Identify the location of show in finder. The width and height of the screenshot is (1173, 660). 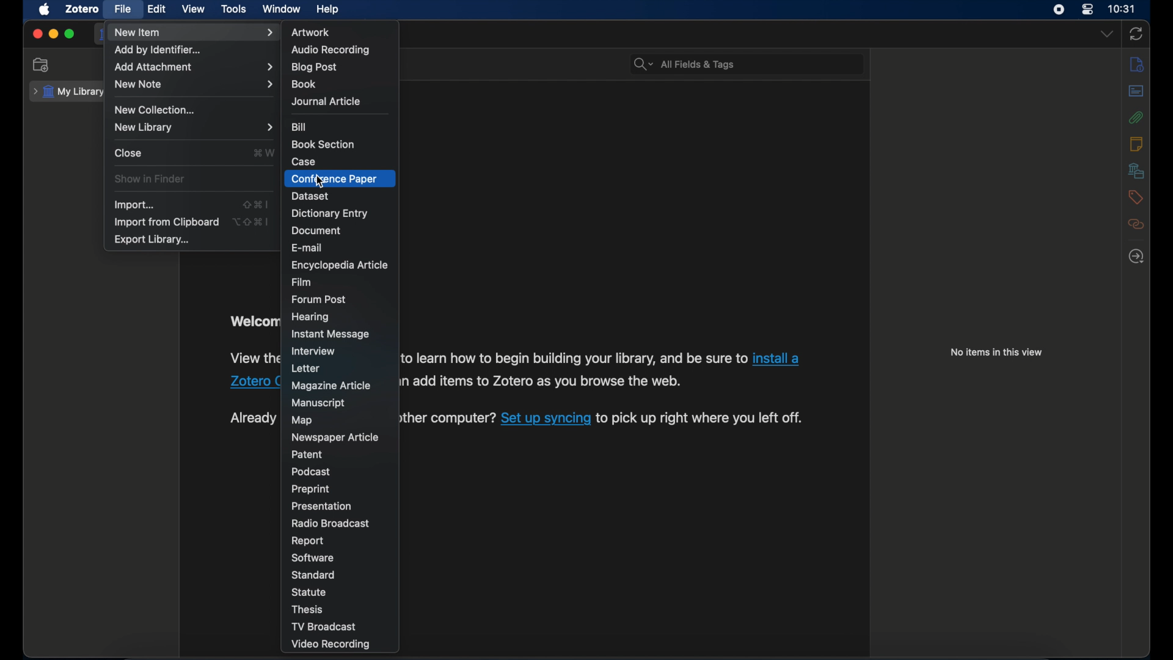
(148, 178).